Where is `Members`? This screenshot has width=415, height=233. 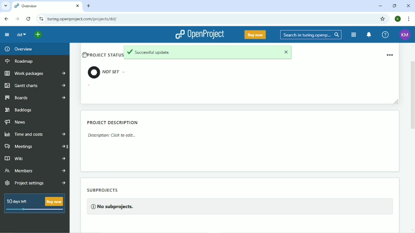 Members is located at coordinates (35, 171).